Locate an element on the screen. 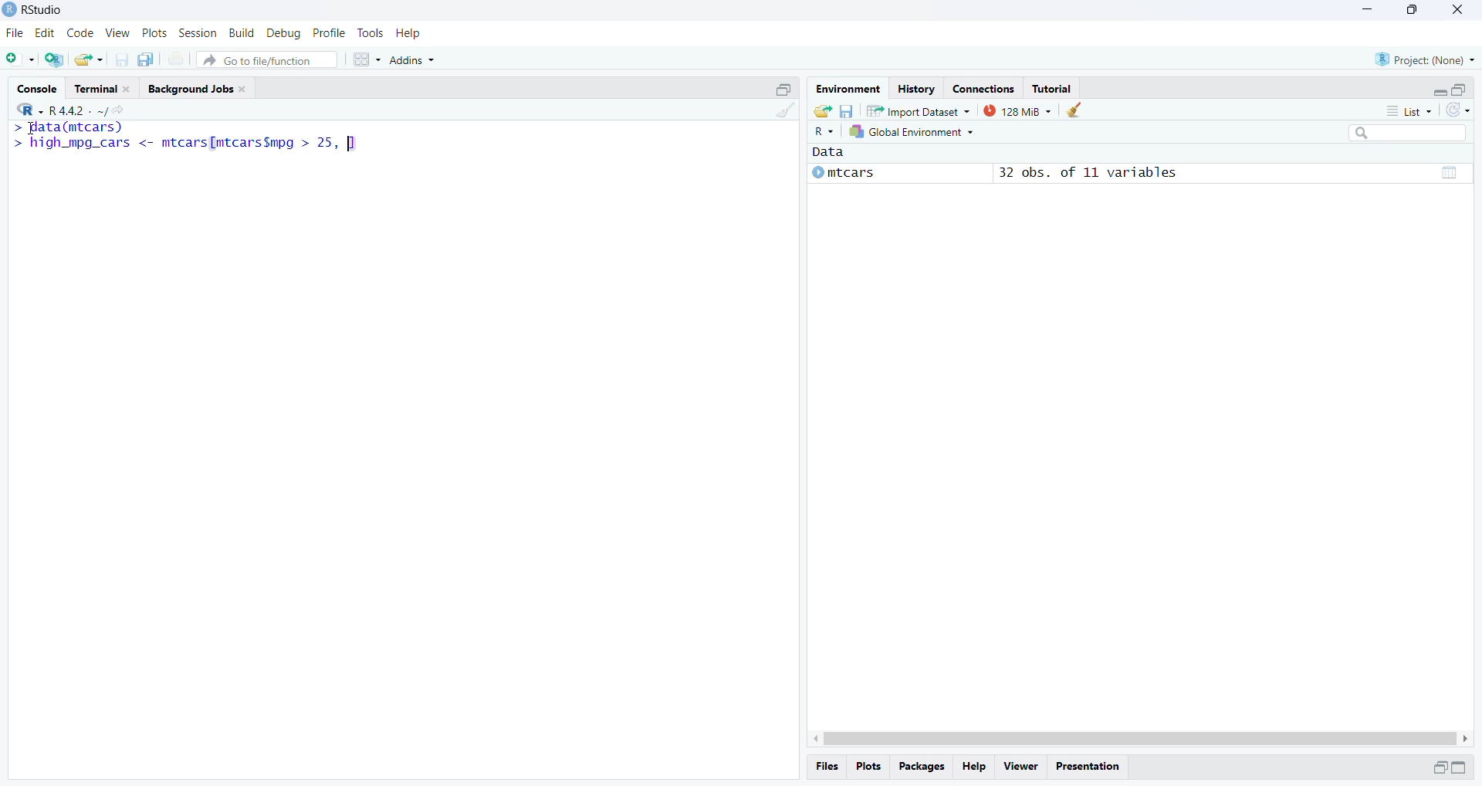 This screenshot has height=786, width=1482. RStudio is located at coordinates (42, 8).